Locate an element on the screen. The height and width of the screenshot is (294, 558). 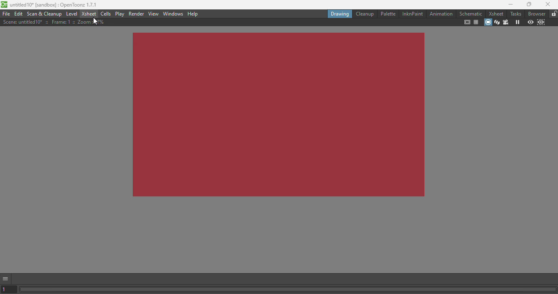
Freeze is located at coordinates (518, 22).